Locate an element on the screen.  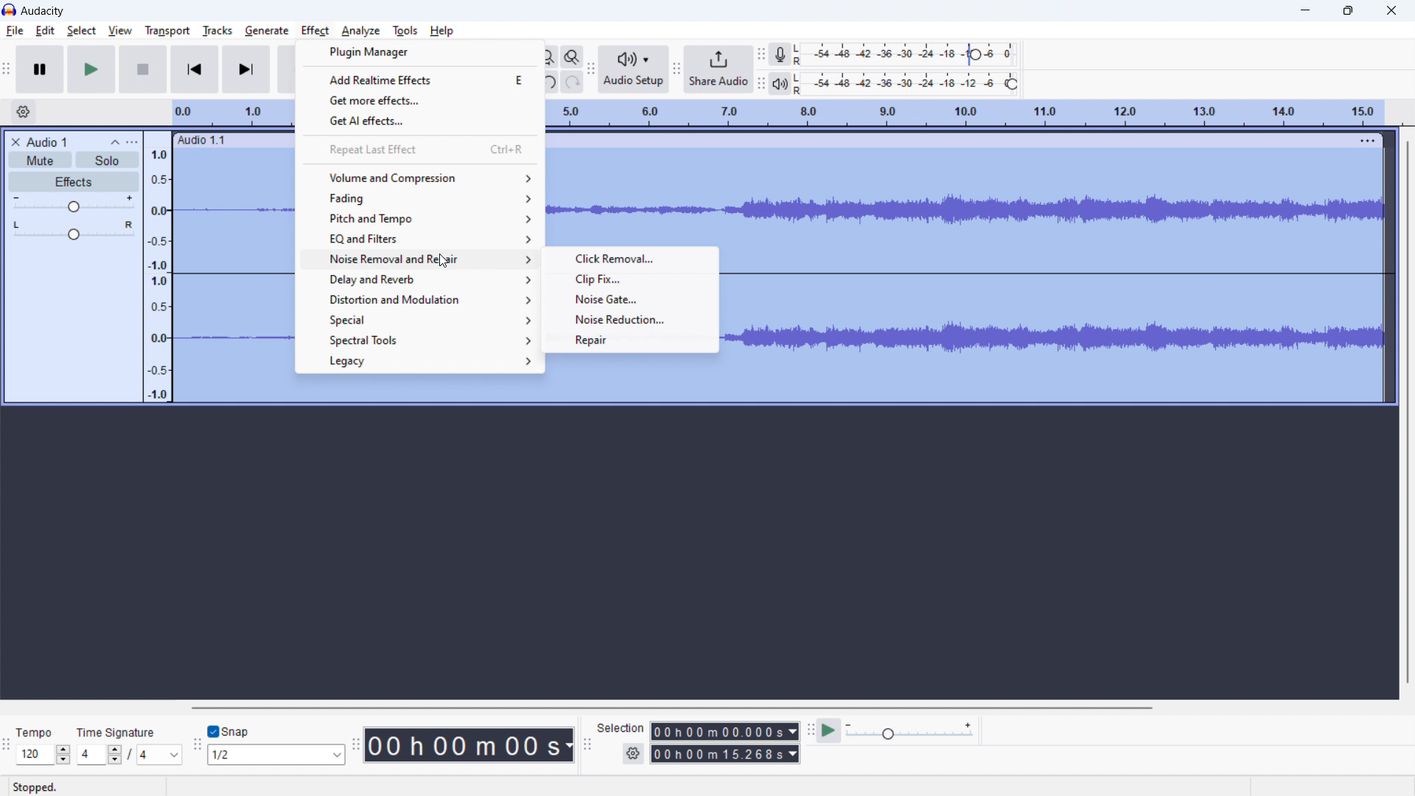
solo is located at coordinates (108, 160).